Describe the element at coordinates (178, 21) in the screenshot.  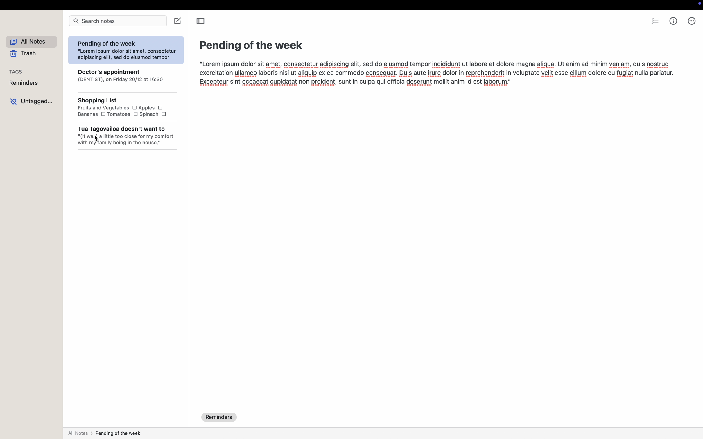
I see `create note` at that location.